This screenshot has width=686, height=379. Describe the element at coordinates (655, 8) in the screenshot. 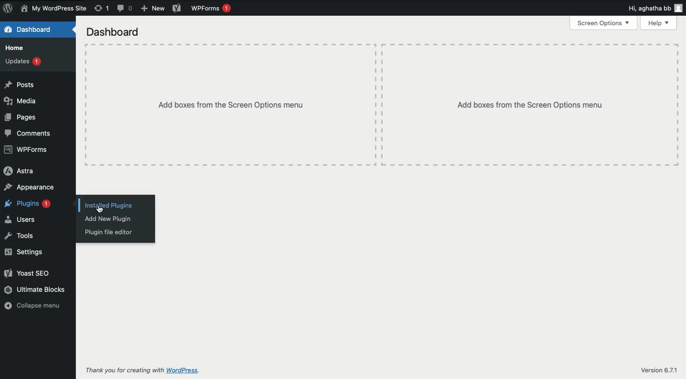

I see `Hi user` at that location.